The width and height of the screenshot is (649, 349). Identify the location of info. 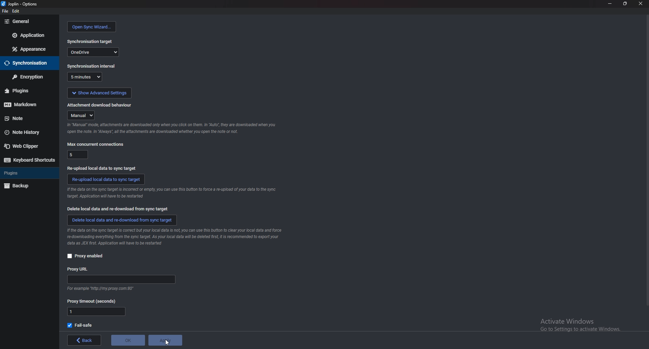
(173, 129).